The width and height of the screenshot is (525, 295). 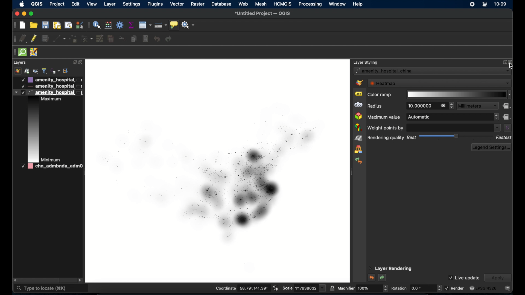 I want to click on toggle mouse extents and display position, so click(x=275, y=288).